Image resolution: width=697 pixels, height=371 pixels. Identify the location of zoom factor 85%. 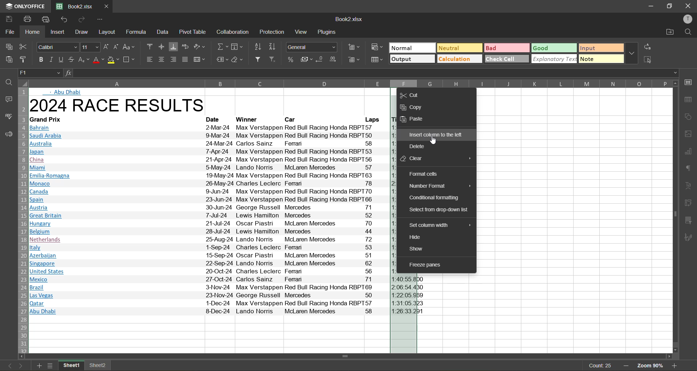
(651, 366).